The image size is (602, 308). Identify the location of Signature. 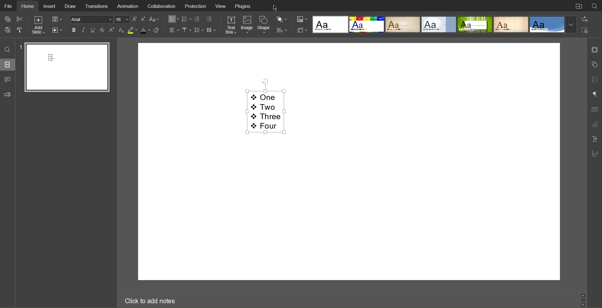
(594, 153).